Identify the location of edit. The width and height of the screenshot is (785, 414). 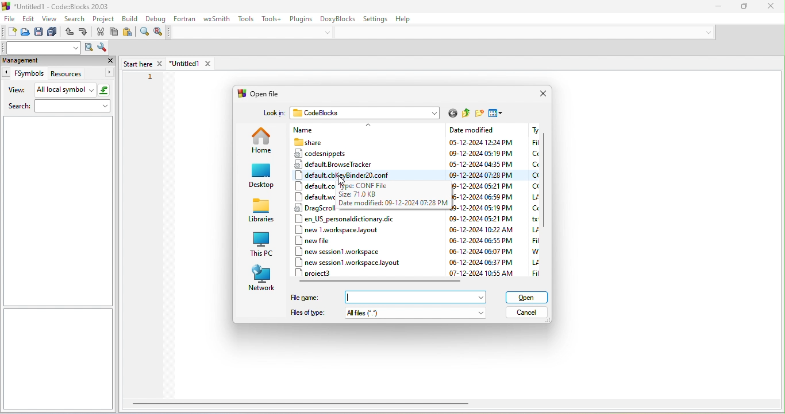
(29, 18).